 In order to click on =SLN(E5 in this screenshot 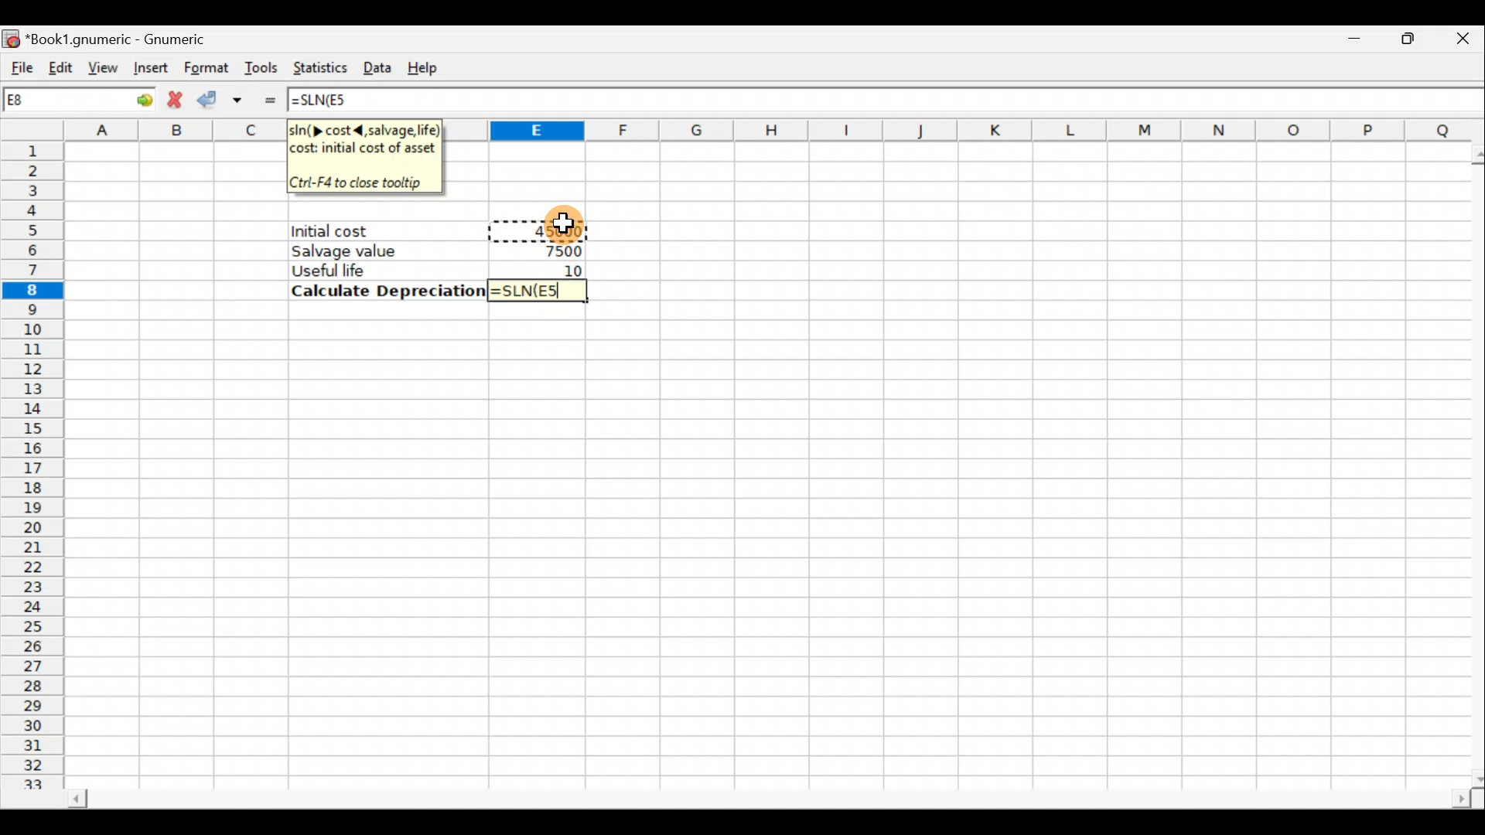, I will do `click(329, 103)`.